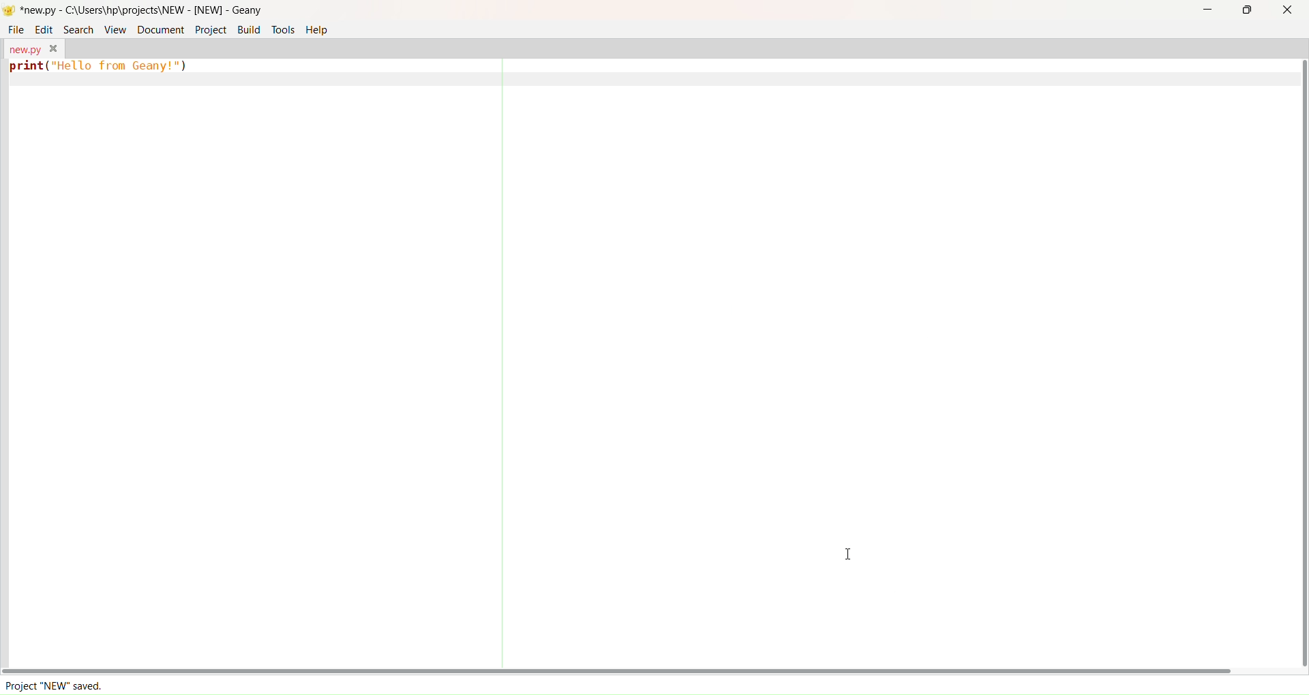 The image size is (1309, 695). What do you see at coordinates (16, 29) in the screenshot?
I see `file` at bounding box center [16, 29].